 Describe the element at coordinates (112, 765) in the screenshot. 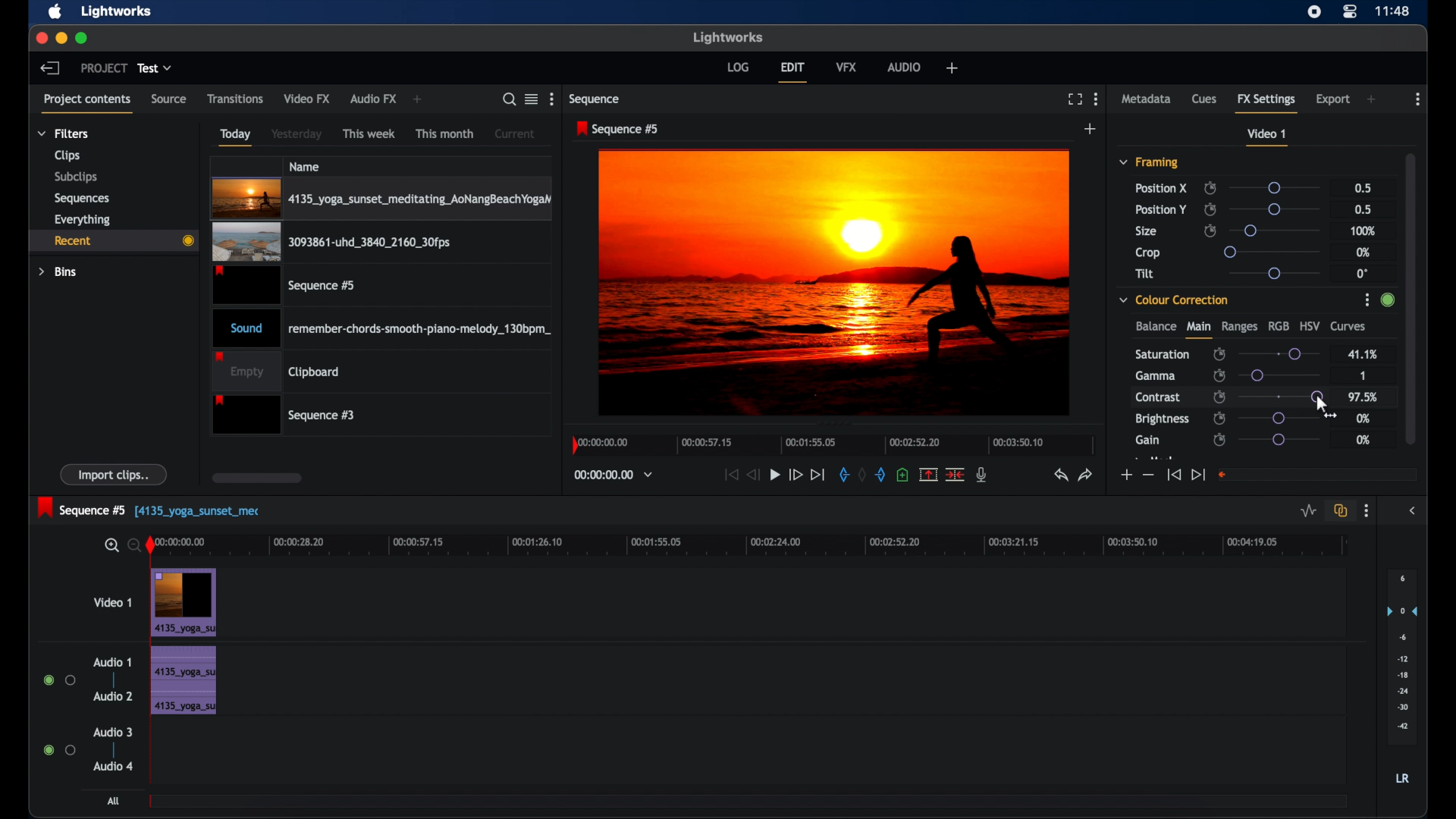

I see `audio 4` at that location.